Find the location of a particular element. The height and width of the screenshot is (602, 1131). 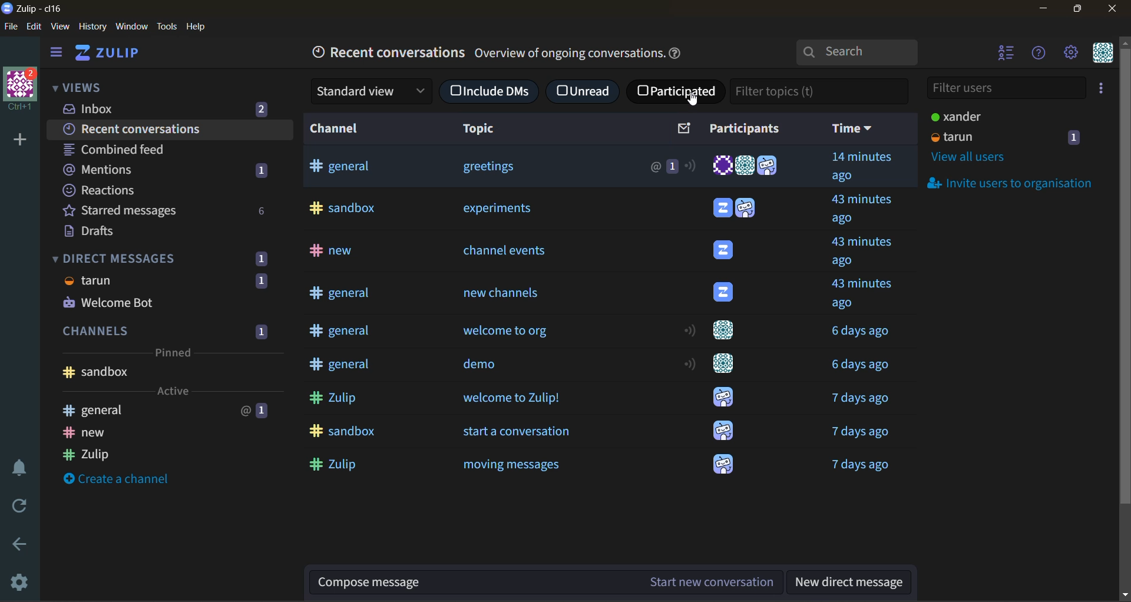

channel events is located at coordinates (512, 250).